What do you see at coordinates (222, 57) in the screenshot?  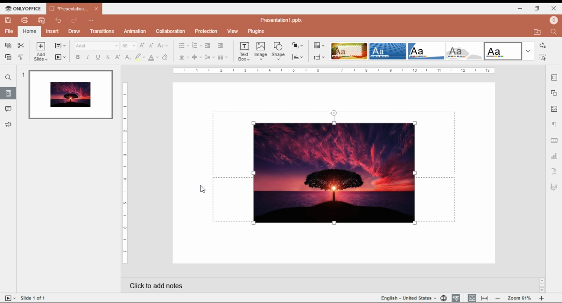 I see `insert columns` at bounding box center [222, 57].